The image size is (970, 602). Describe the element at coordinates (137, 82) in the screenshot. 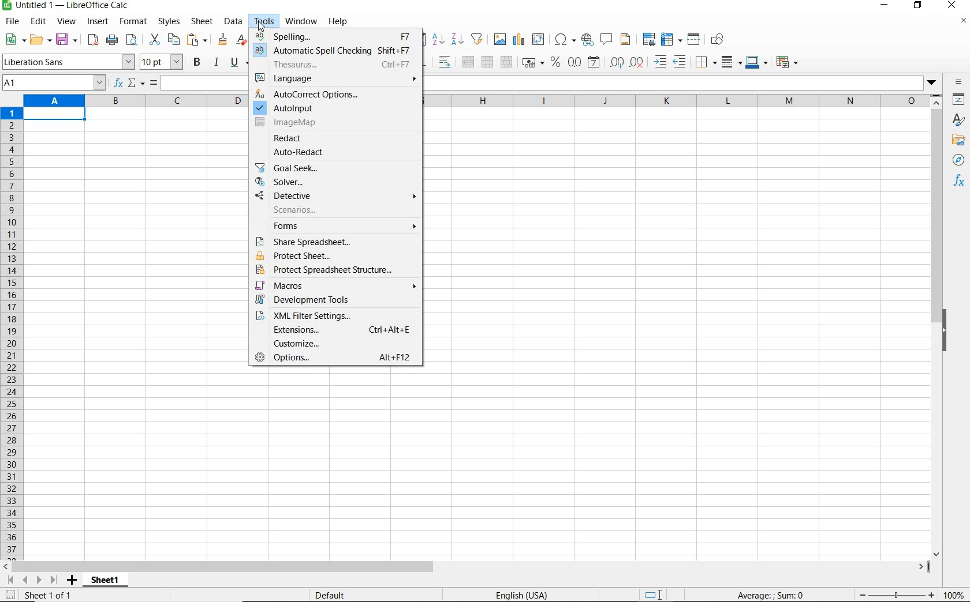

I see `SELECT FUNCTION` at that location.